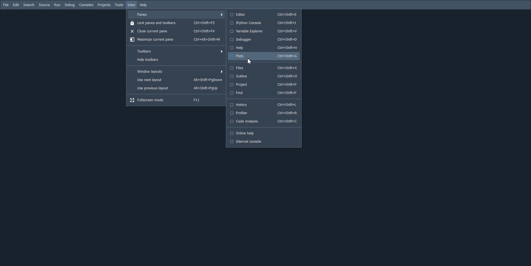 Image resolution: width=531 pixels, height=266 pixels. I want to click on Toolbars, so click(176, 51).